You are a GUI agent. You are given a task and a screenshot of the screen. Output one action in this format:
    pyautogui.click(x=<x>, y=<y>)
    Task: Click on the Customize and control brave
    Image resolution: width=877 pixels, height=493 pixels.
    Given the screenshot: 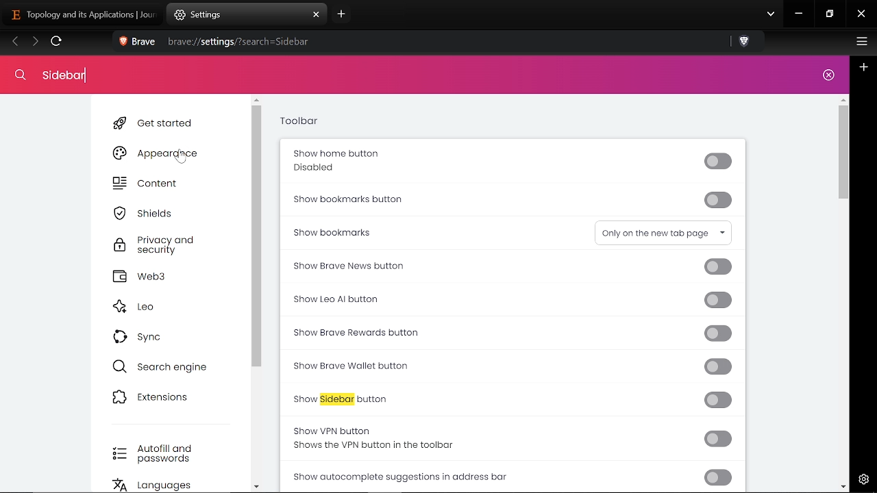 What is the action you would take?
    pyautogui.click(x=860, y=43)
    